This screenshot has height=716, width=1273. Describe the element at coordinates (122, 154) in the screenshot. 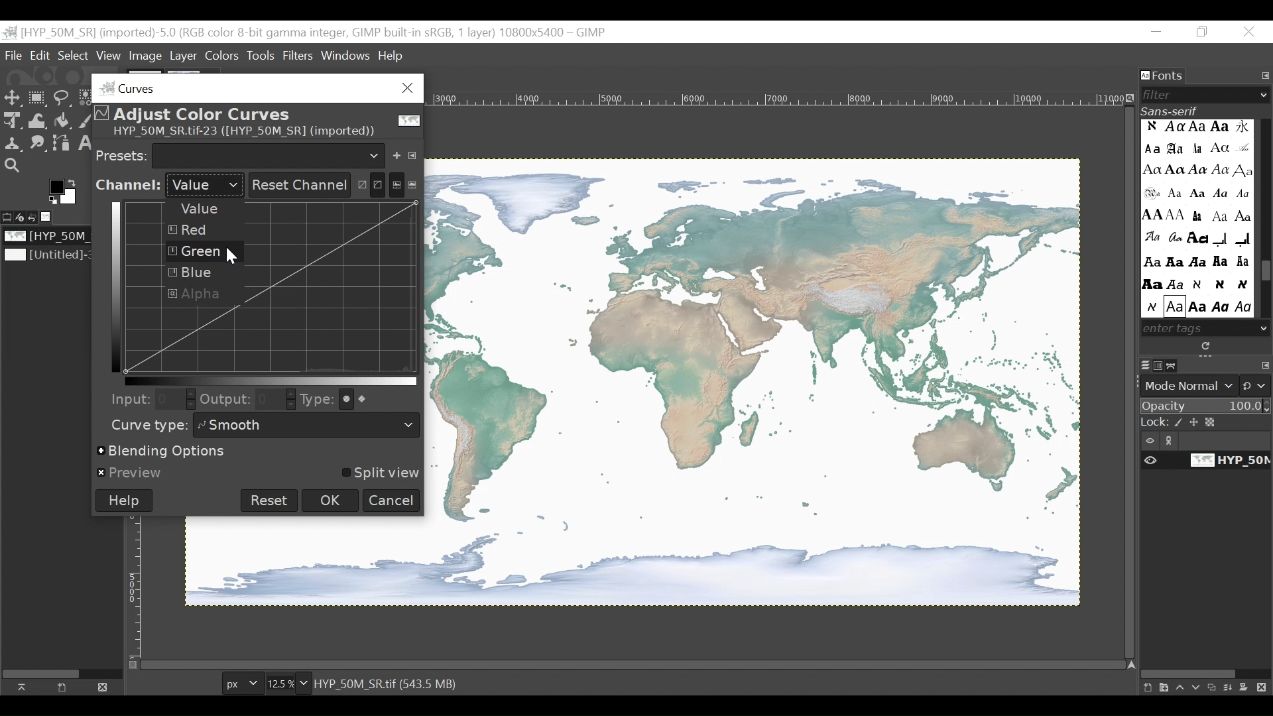

I see `Presets` at that location.